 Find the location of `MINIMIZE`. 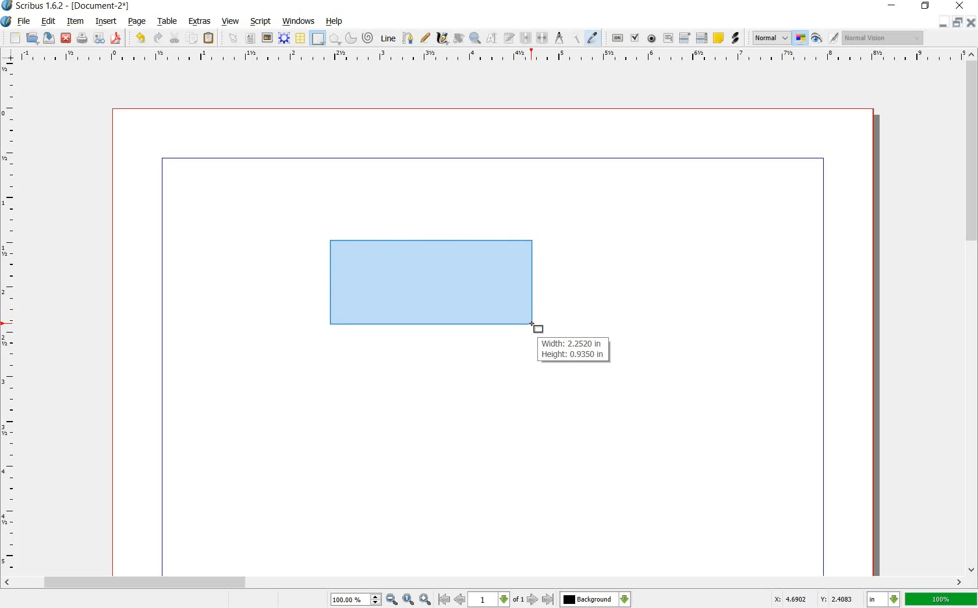

MINIMIZE is located at coordinates (891, 6).